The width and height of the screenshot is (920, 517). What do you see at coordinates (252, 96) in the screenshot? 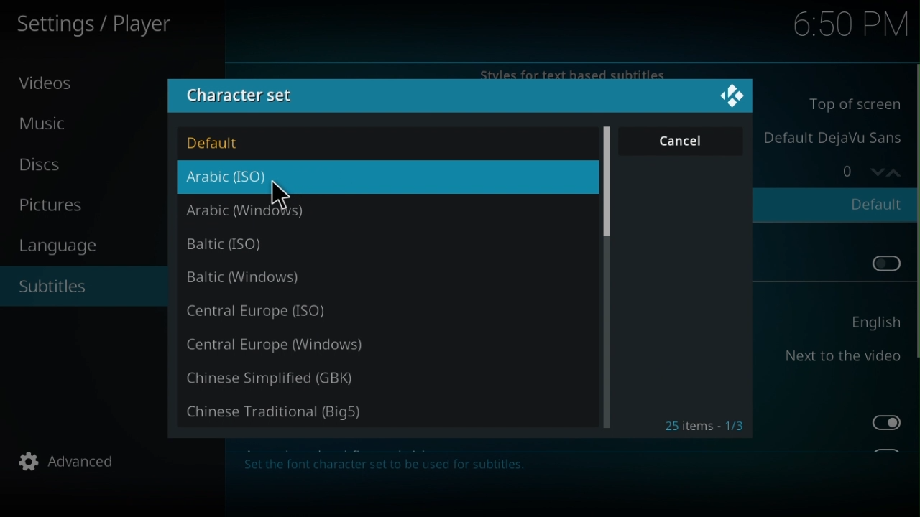
I see `Character set` at bounding box center [252, 96].